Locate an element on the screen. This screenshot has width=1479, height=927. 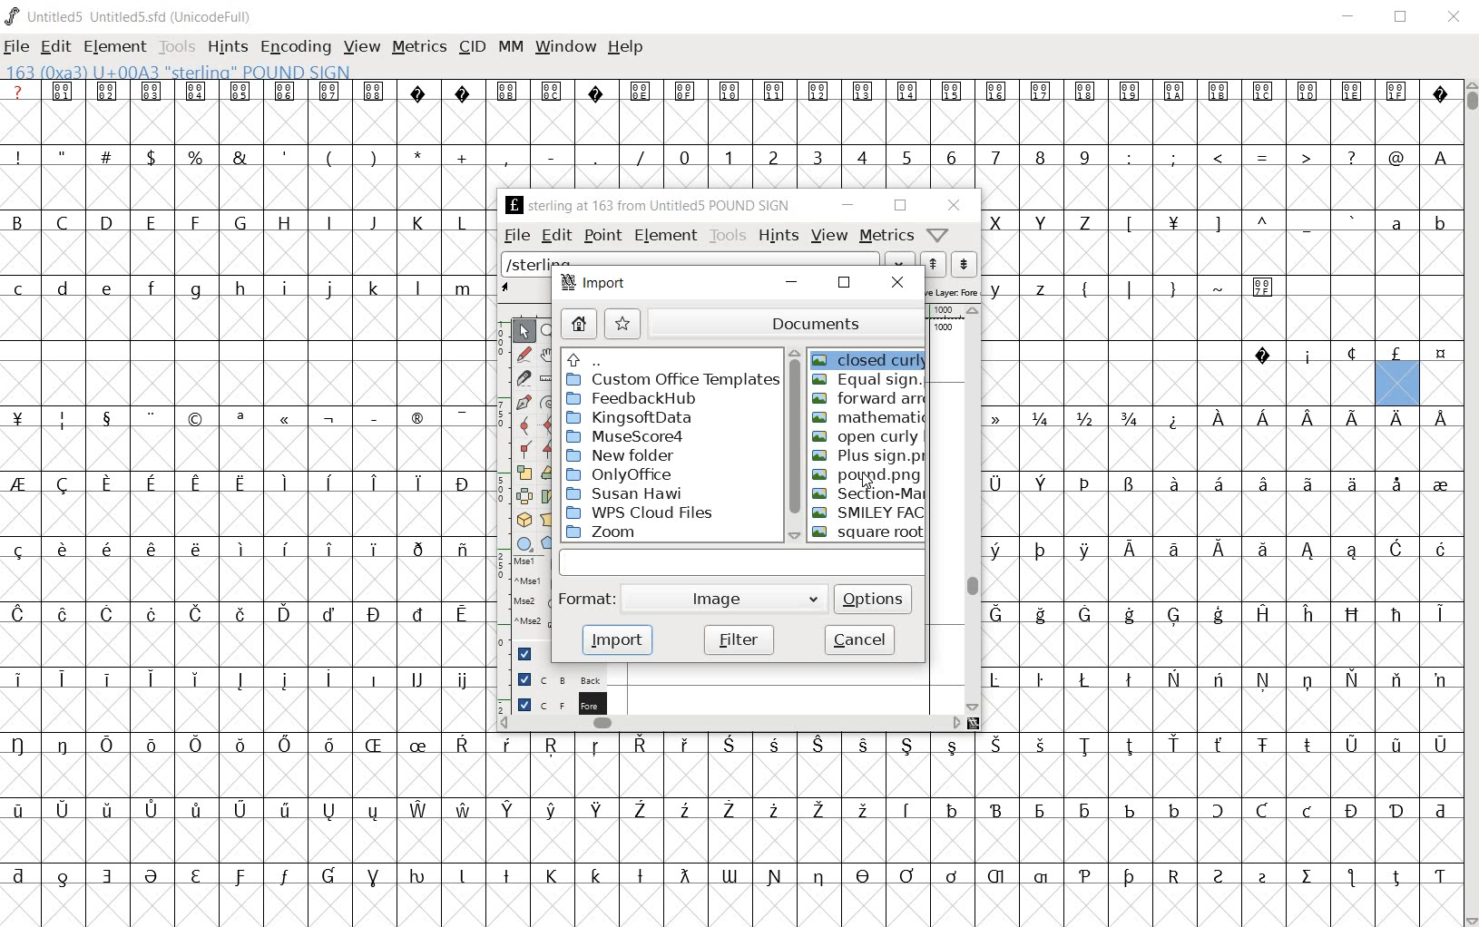
Symbol is located at coordinates (1397, 93).